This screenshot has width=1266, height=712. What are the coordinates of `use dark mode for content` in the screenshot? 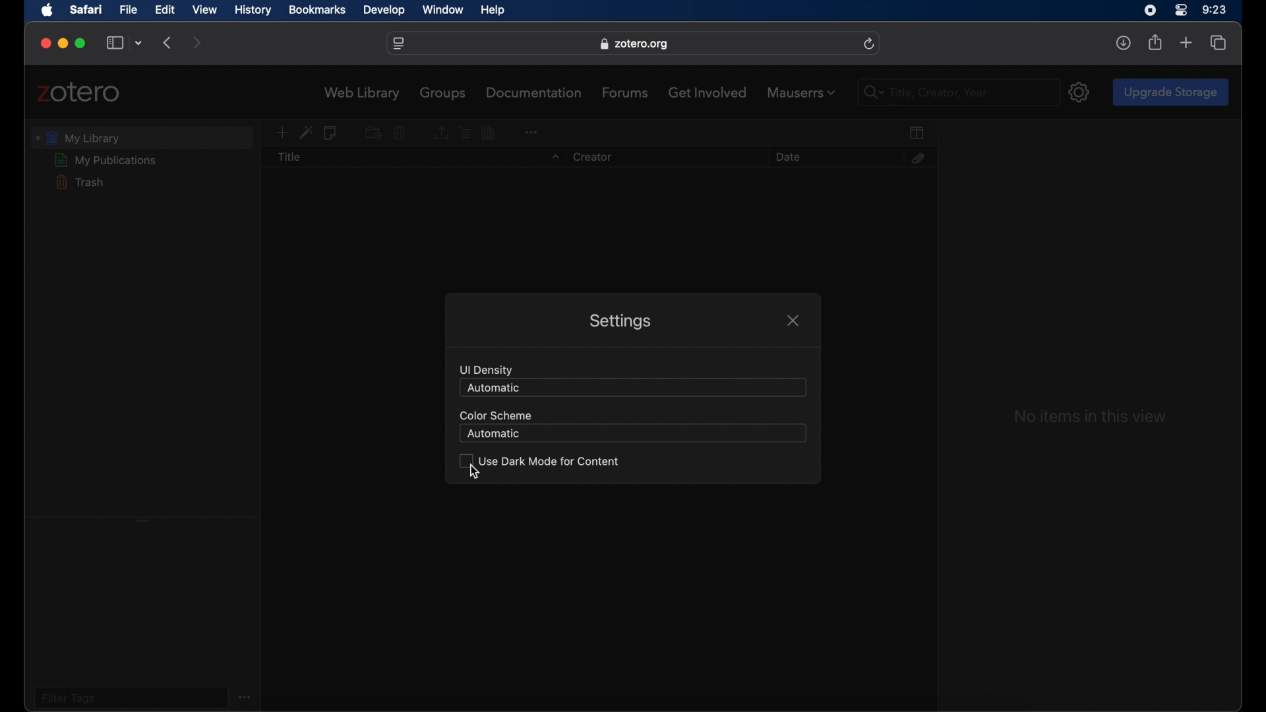 It's located at (539, 461).